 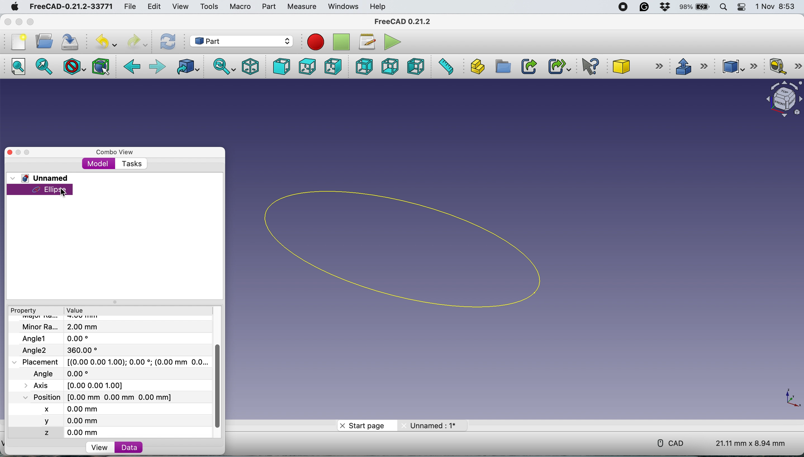 What do you see at coordinates (724, 8) in the screenshot?
I see `spotlight search` at bounding box center [724, 8].